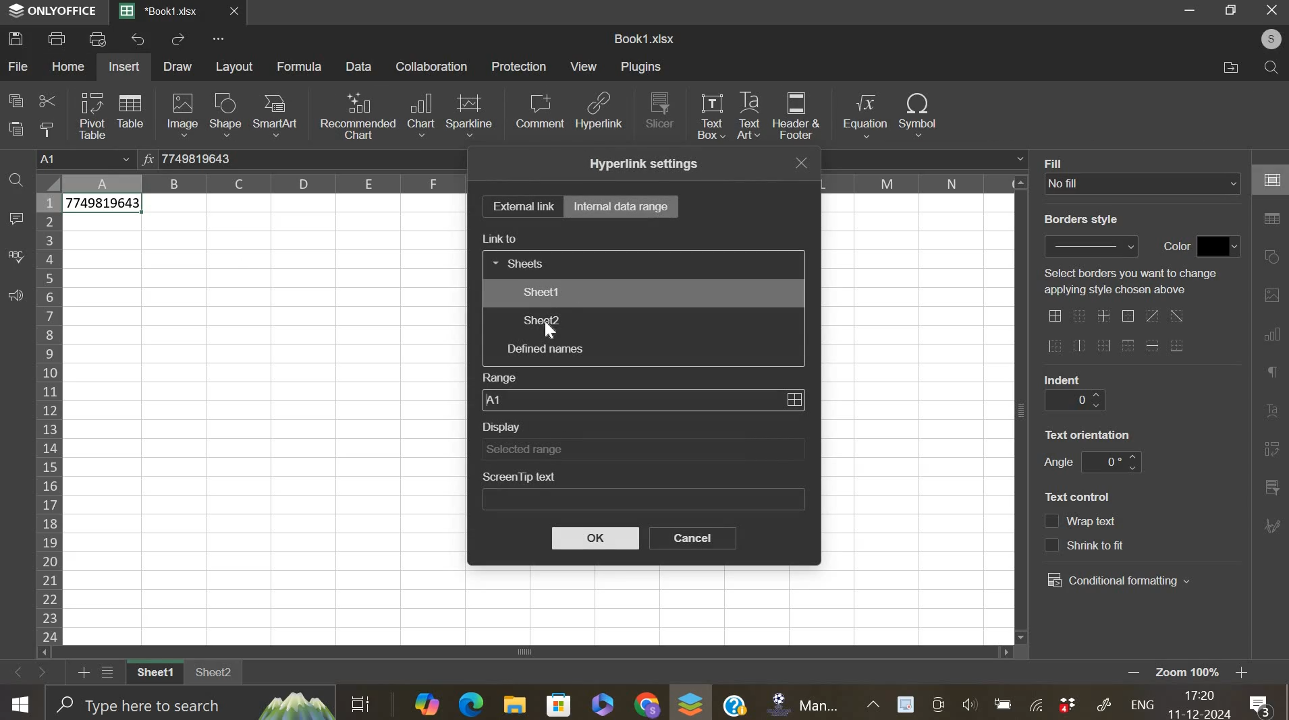 This screenshot has width=1289, height=720. I want to click on spelling, so click(16, 257).